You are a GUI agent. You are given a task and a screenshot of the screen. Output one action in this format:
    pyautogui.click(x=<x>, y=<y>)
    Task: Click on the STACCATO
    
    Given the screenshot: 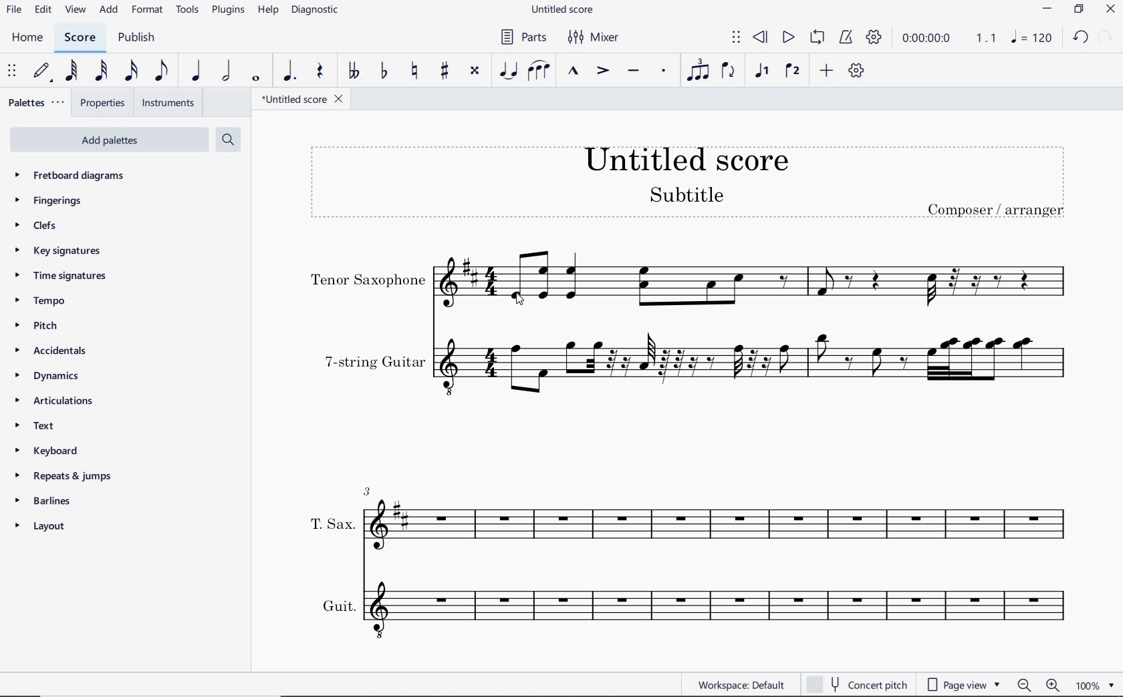 What is the action you would take?
    pyautogui.click(x=663, y=71)
    